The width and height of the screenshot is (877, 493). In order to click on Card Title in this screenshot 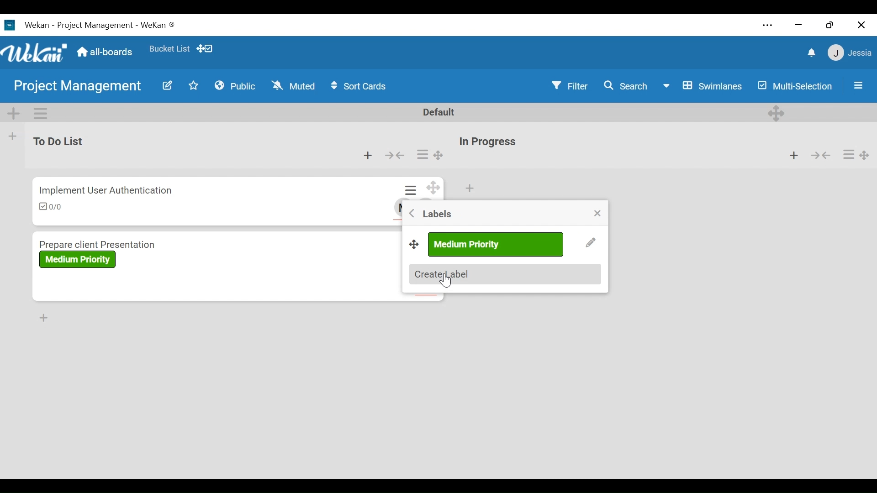, I will do `click(106, 189)`.